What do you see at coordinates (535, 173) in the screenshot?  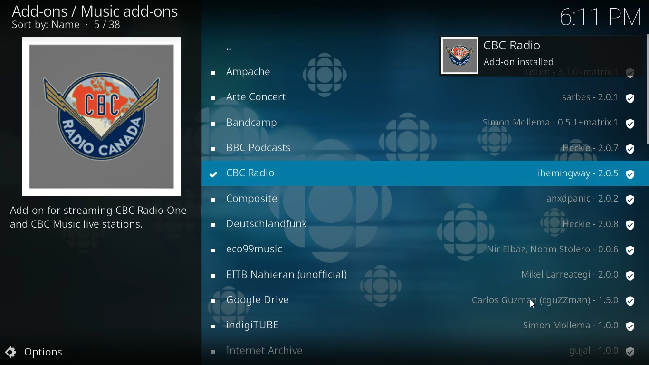 I see `protection` at bounding box center [535, 173].